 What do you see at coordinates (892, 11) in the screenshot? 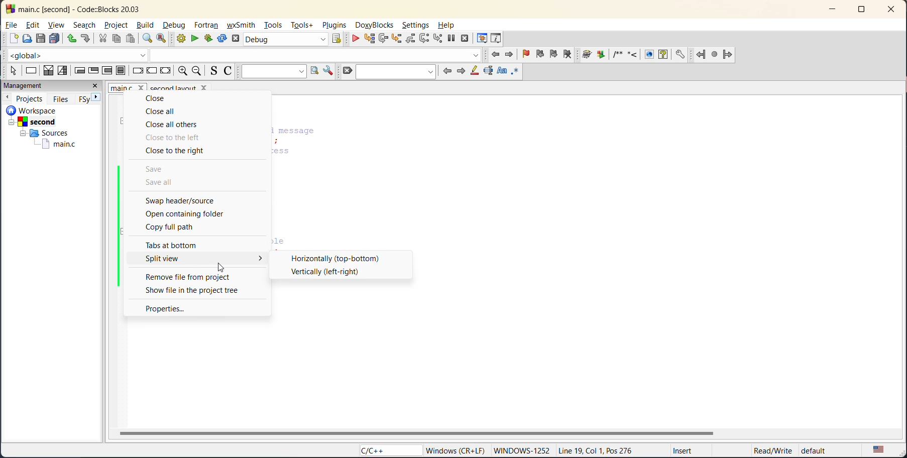
I see `close` at bounding box center [892, 11].